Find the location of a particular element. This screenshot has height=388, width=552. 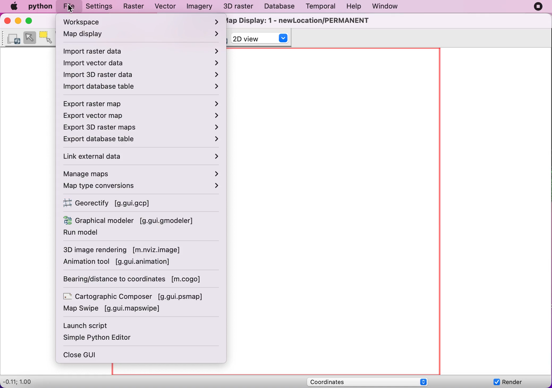

animation tool is located at coordinates (122, 262).